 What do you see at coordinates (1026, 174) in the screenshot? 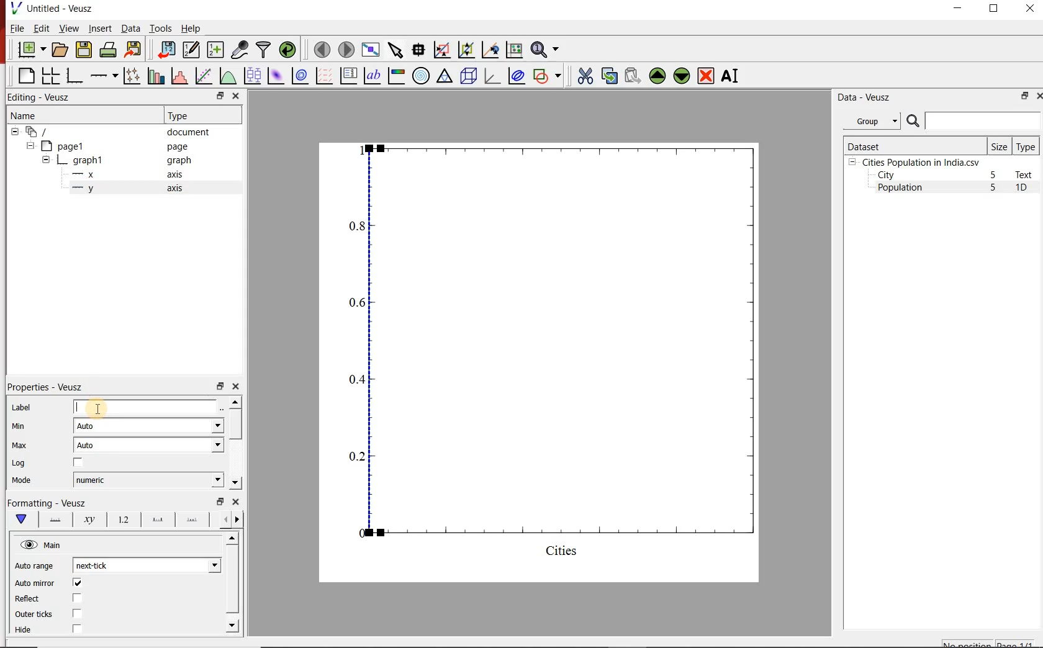
I see `Text` at bounding box center [1026, 174].